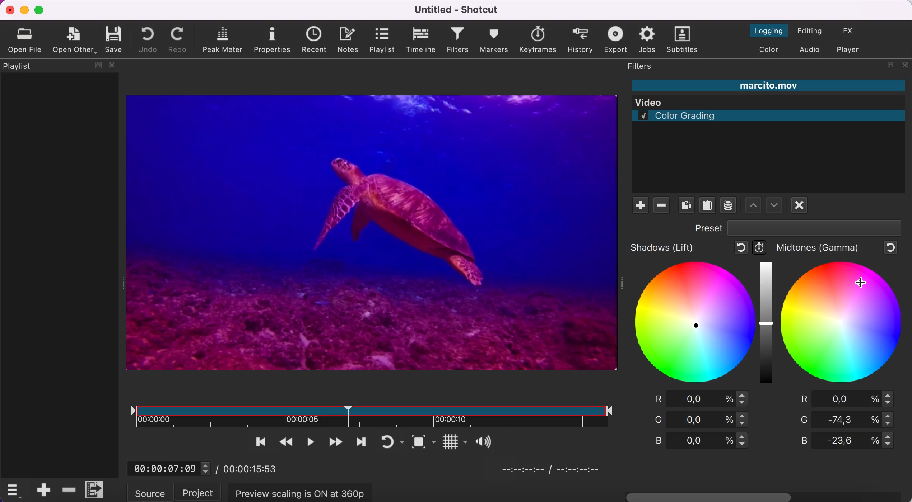 The width and height of the screenshot is (912, 502). Describe the element at coordinates (767, 86) in the screenshot. I see `marcito.mov` at that location.